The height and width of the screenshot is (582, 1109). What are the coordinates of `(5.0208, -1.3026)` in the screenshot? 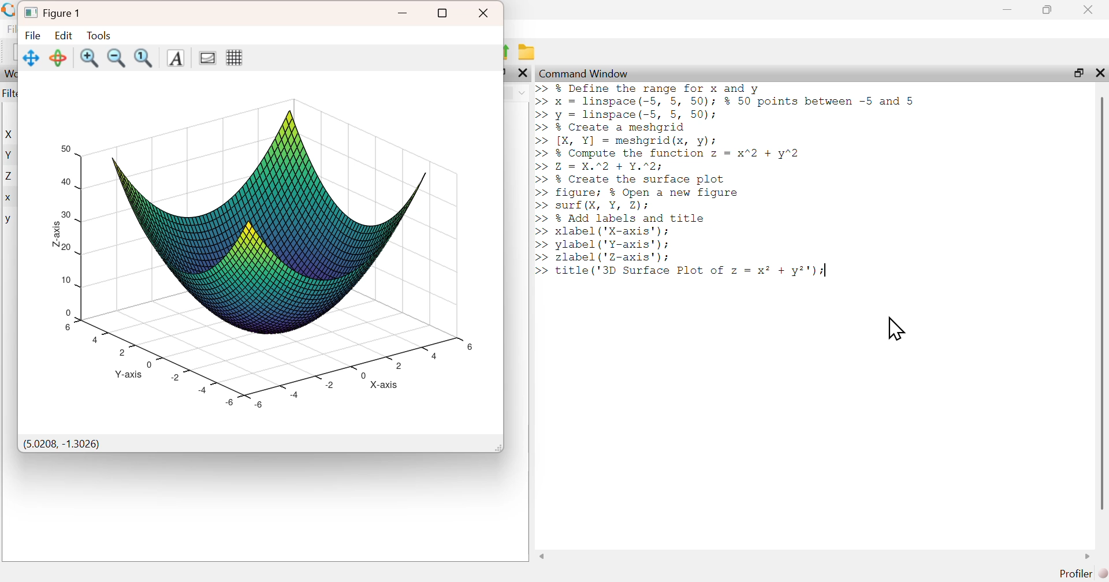 It's located at (62, 445).